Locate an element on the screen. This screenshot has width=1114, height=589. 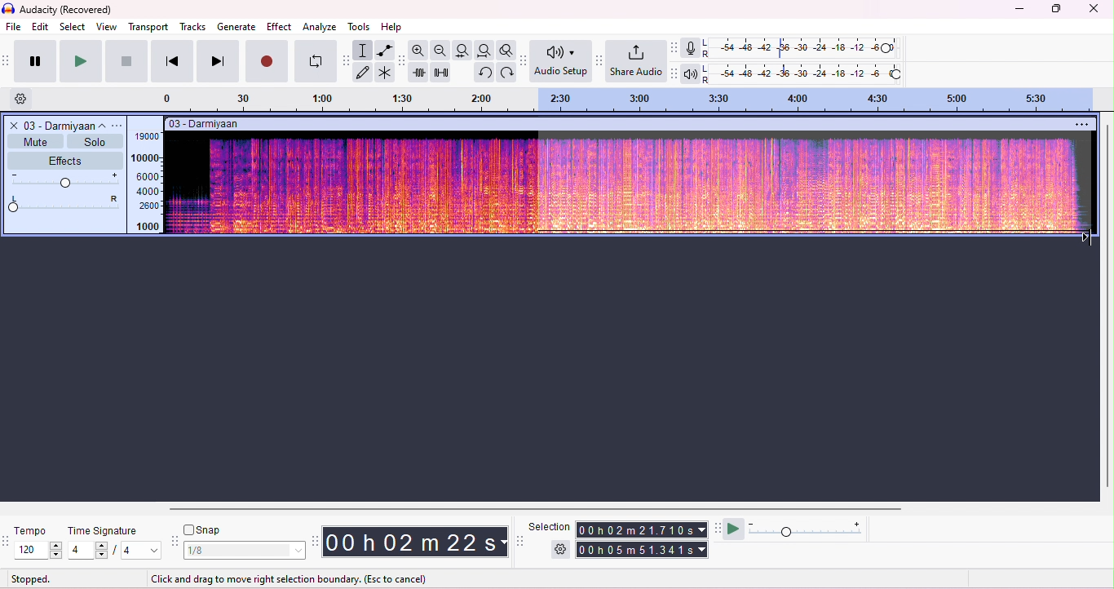
mute is located at coordinates (34, 141).